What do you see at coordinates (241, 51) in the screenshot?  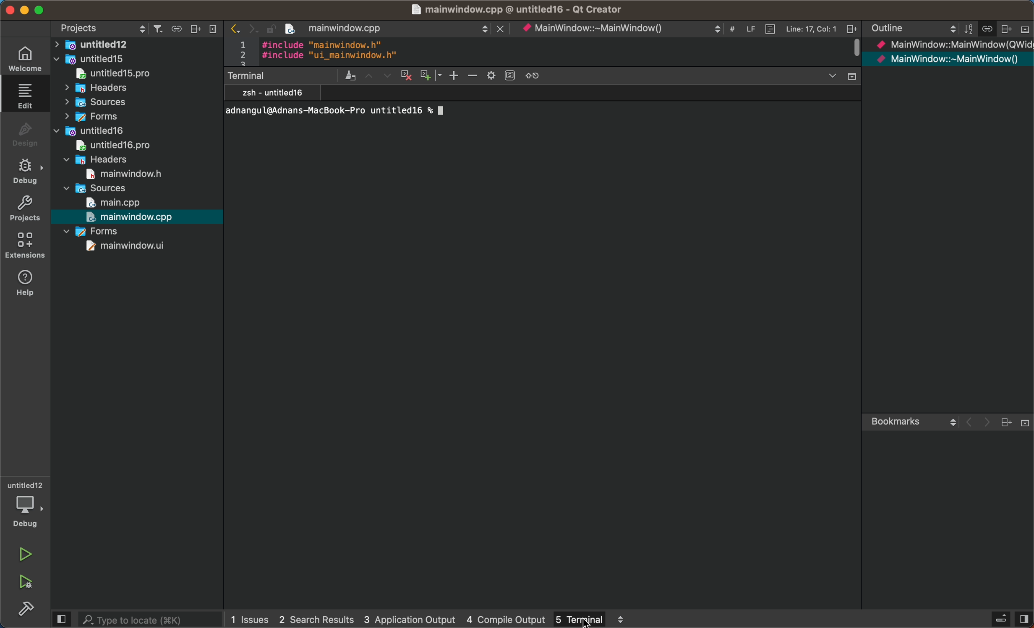 I see `numbers` at bounding box center [241, 51].